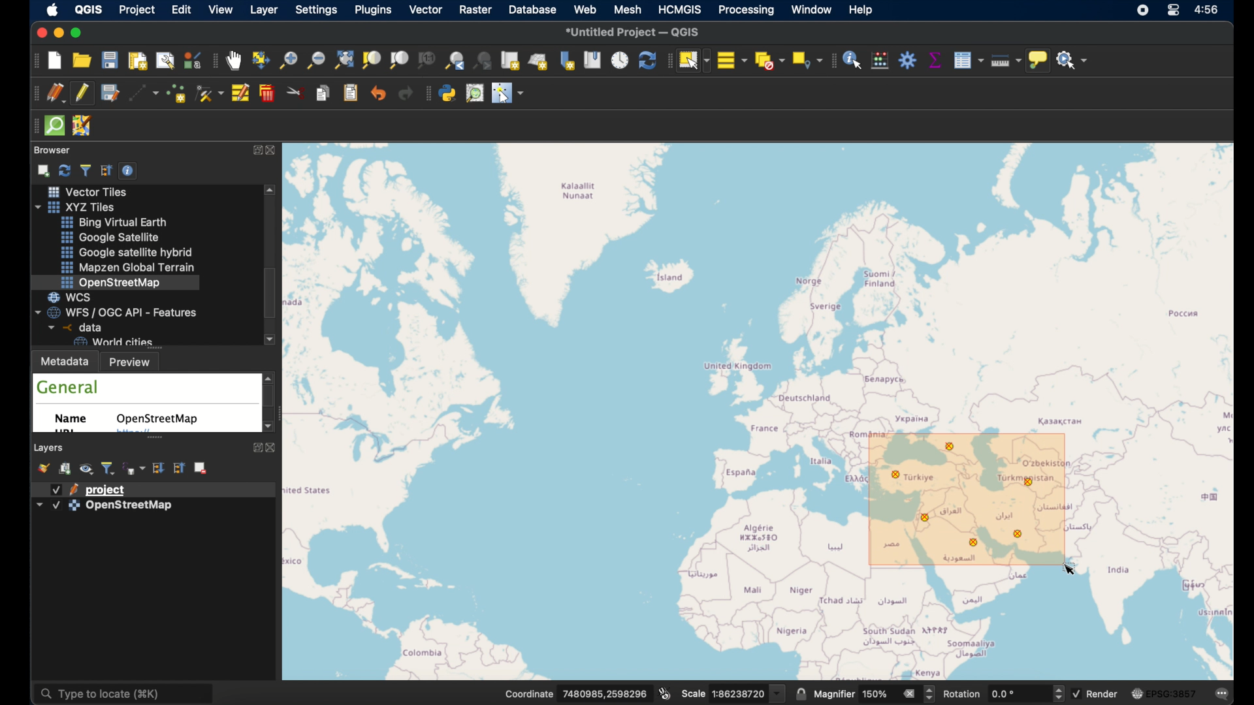 Image resolution: width=1254 pixels, height=705 pixels. I want to click on zoom to native resolution, so click(428, 61).